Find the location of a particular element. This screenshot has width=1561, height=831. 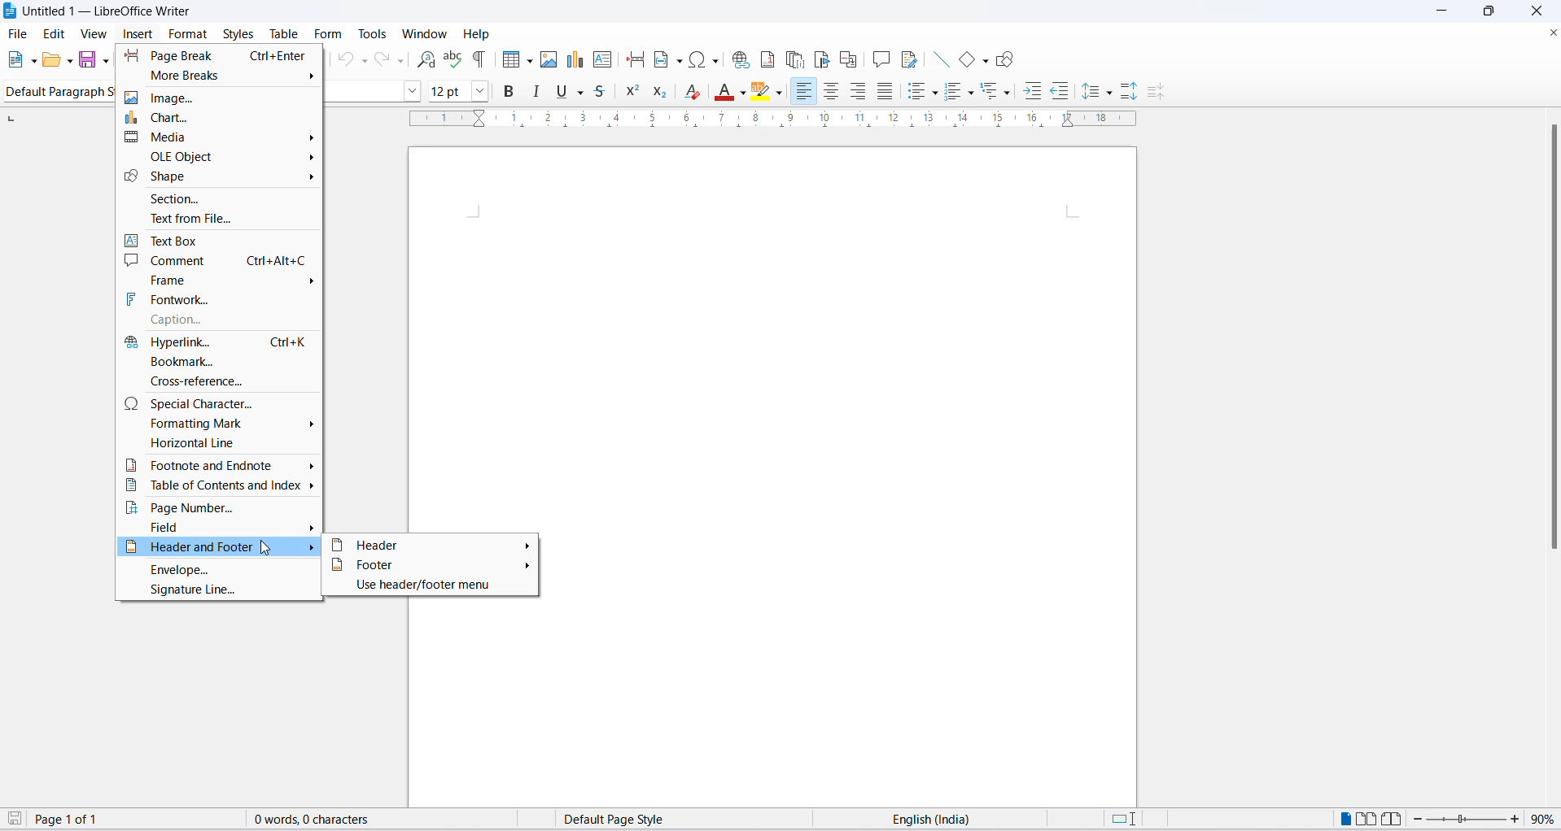

spellings is located at coordinates (454, 60).